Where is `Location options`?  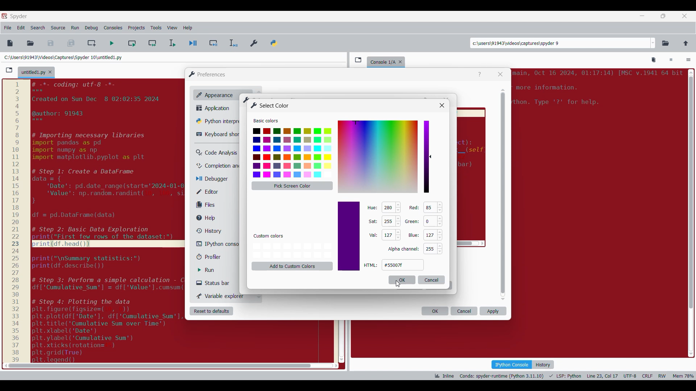 Location options is located at coordinates (653, 43).